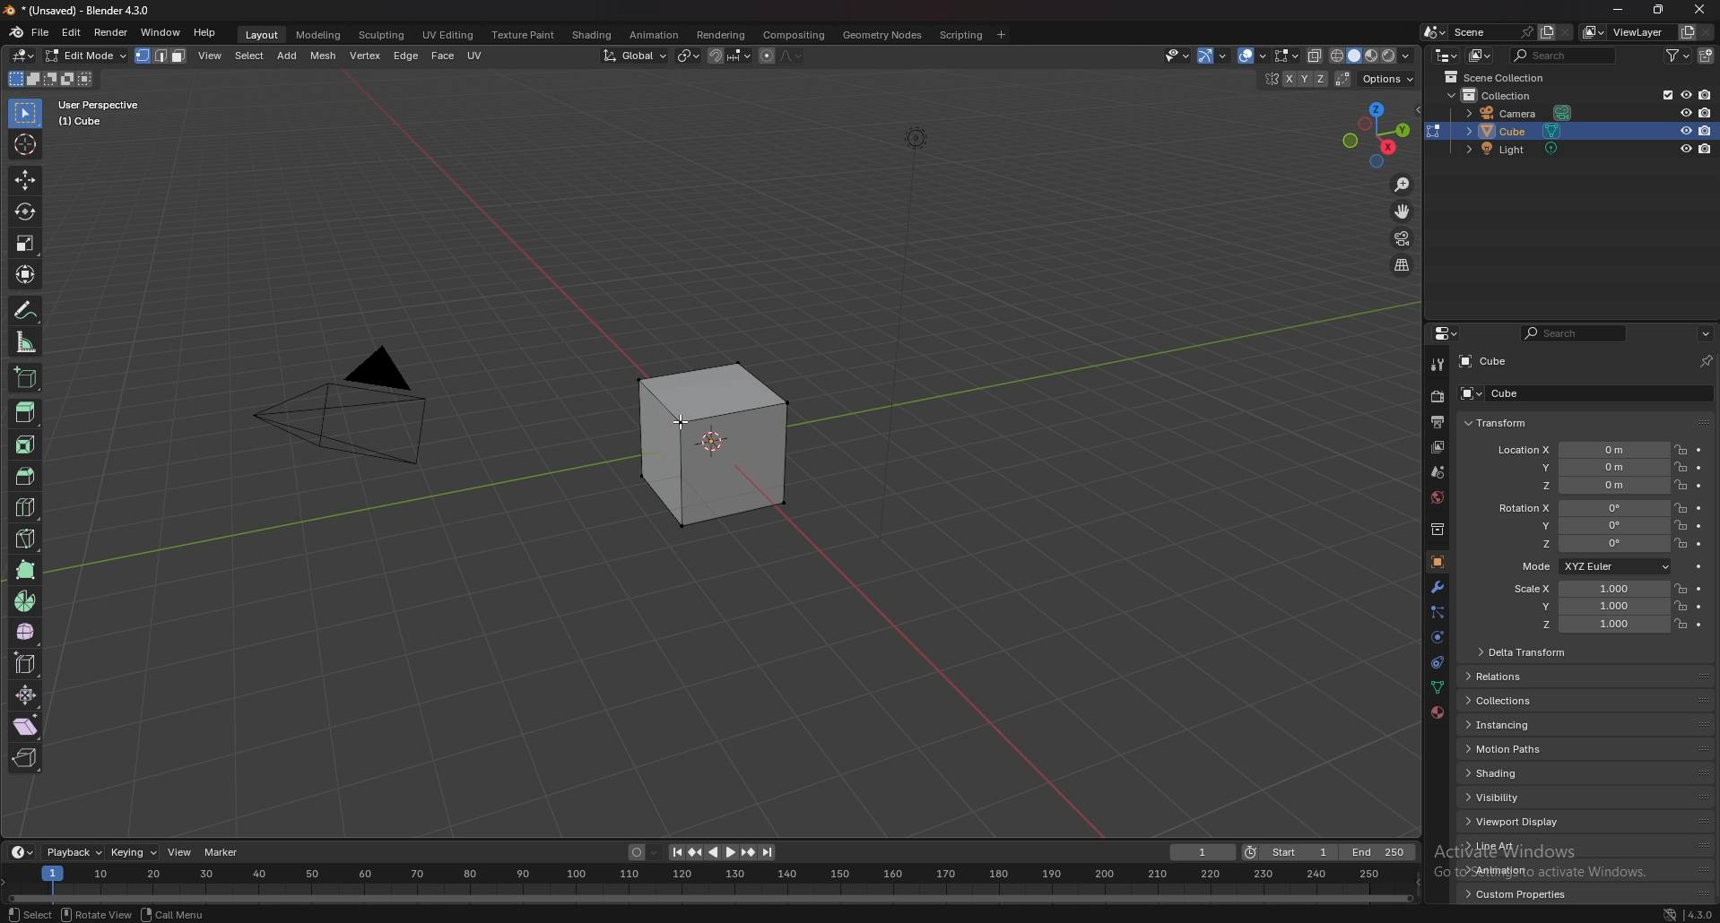 Image resolution: width=1720 pixels, height=923 pixels. Describe the element at coordinates (1706, 360) in the screenshot. I see `toggle pin id` at that location.